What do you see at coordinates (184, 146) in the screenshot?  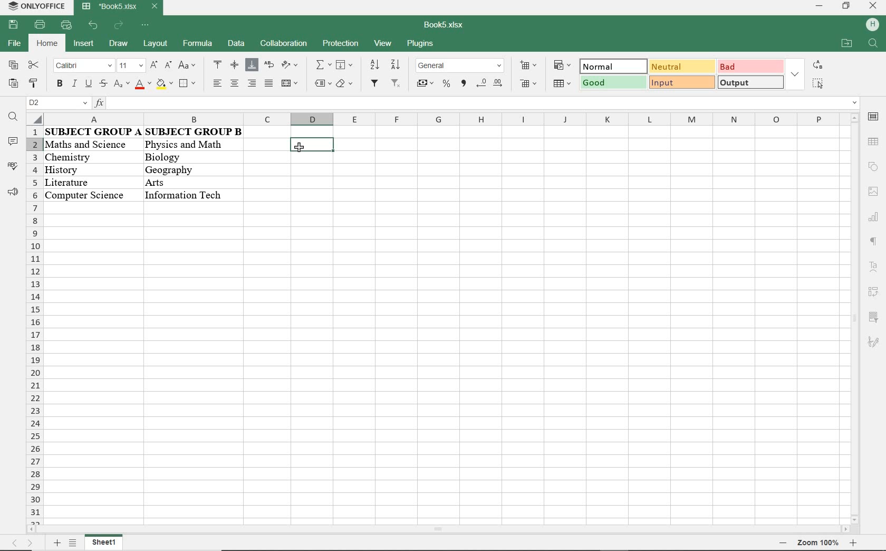 I see `physics and math` at bounding box center [184, 146].